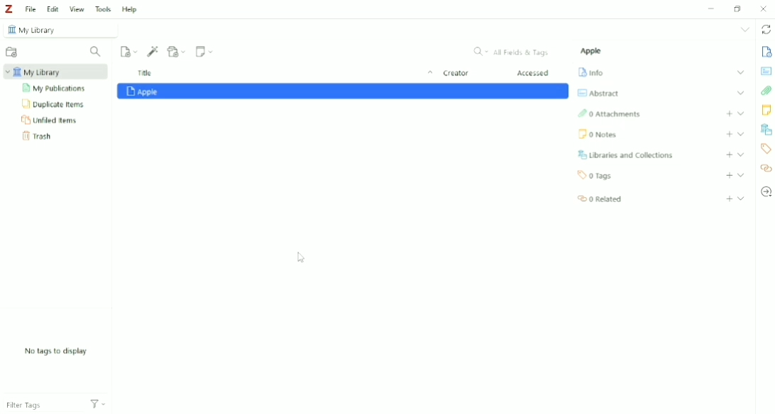 The width and height of the screenshot is (775, 414). What do you see at coordinates (729, 198) in the screenshot?
I see `Add` at bounding box center [729, 198].